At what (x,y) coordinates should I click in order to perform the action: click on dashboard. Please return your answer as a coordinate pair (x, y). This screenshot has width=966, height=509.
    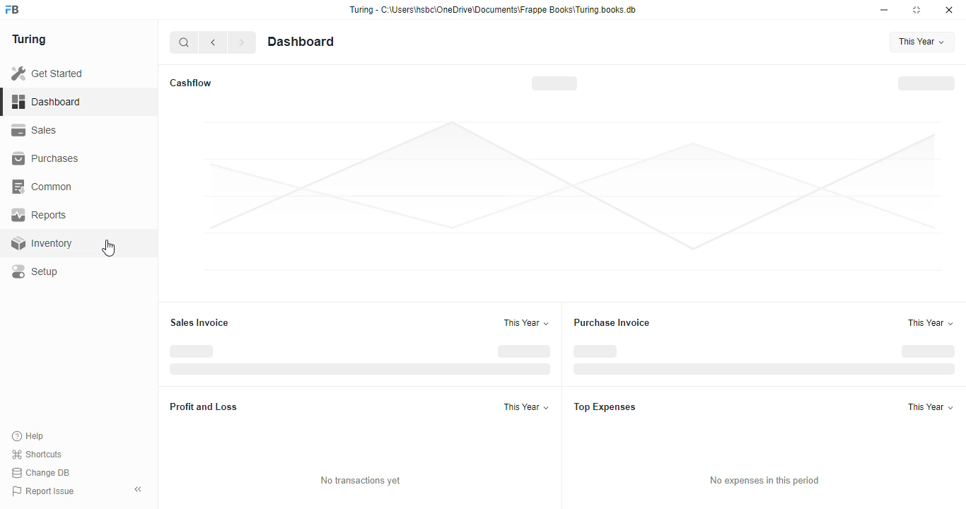
    Looking at the image, I should click on (46, 103).